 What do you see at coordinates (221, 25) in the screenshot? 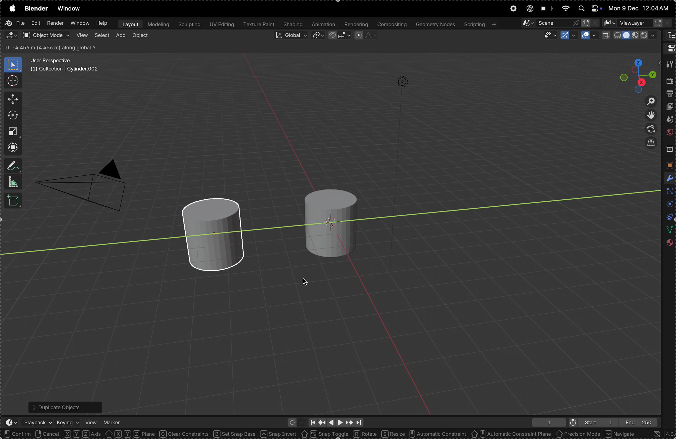
I see `uv editing` at bounding box center [221, 25].